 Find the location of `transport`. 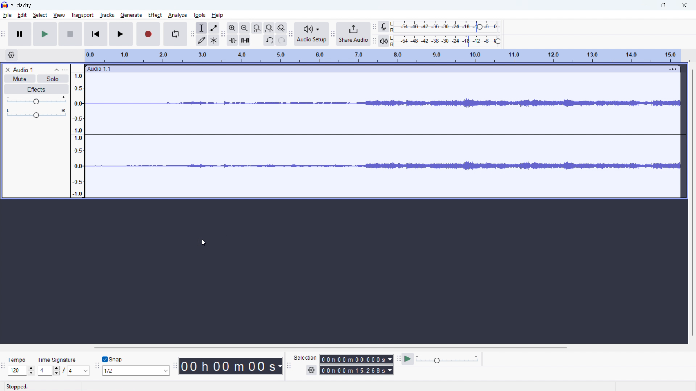

transport is located at coordinates (82, 15).